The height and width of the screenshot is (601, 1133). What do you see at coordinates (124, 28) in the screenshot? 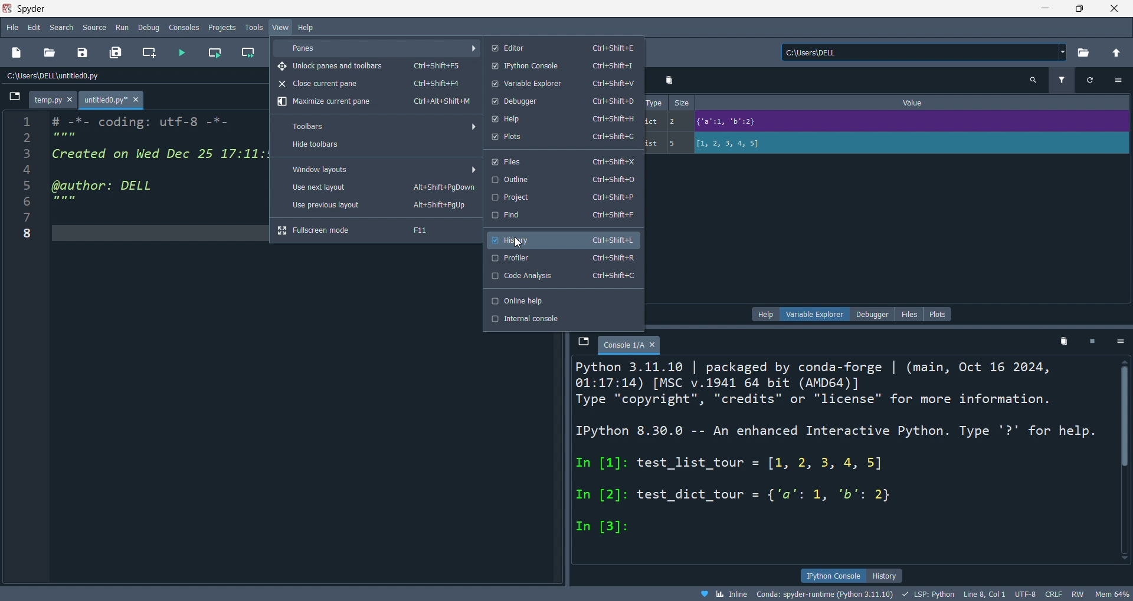
I see `run` at bounding box center [124, 28].